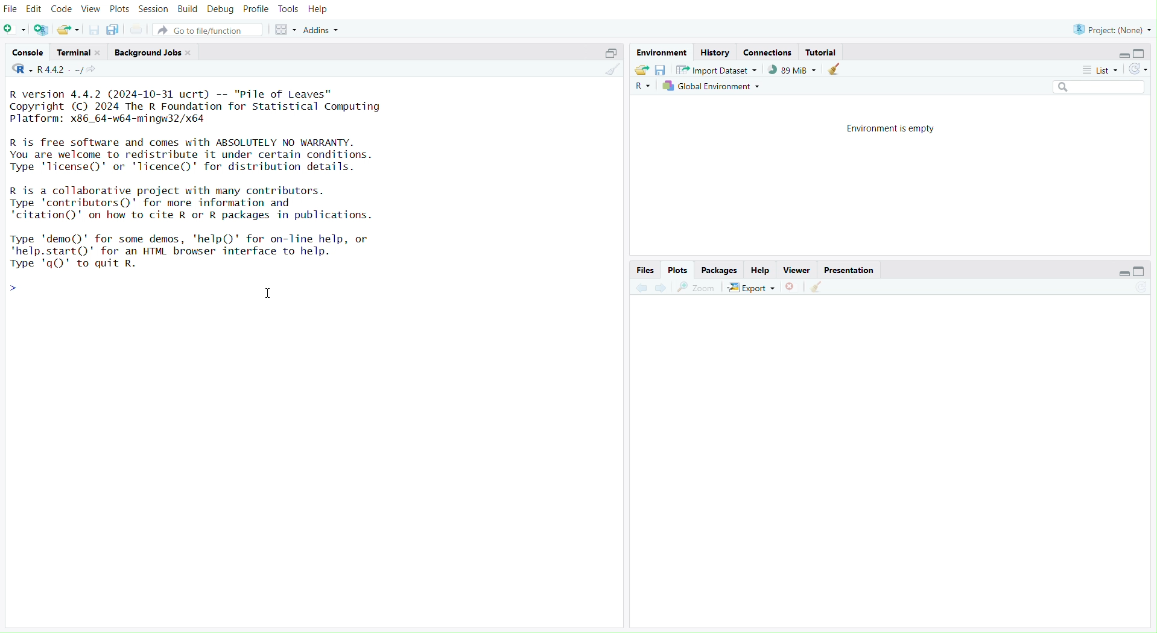 The height and width of the screenshot is (633, 1157). What do you see at coordinates (700, 286) in the screenshot?
I see `Zoom` at bounding box center [700, 286].